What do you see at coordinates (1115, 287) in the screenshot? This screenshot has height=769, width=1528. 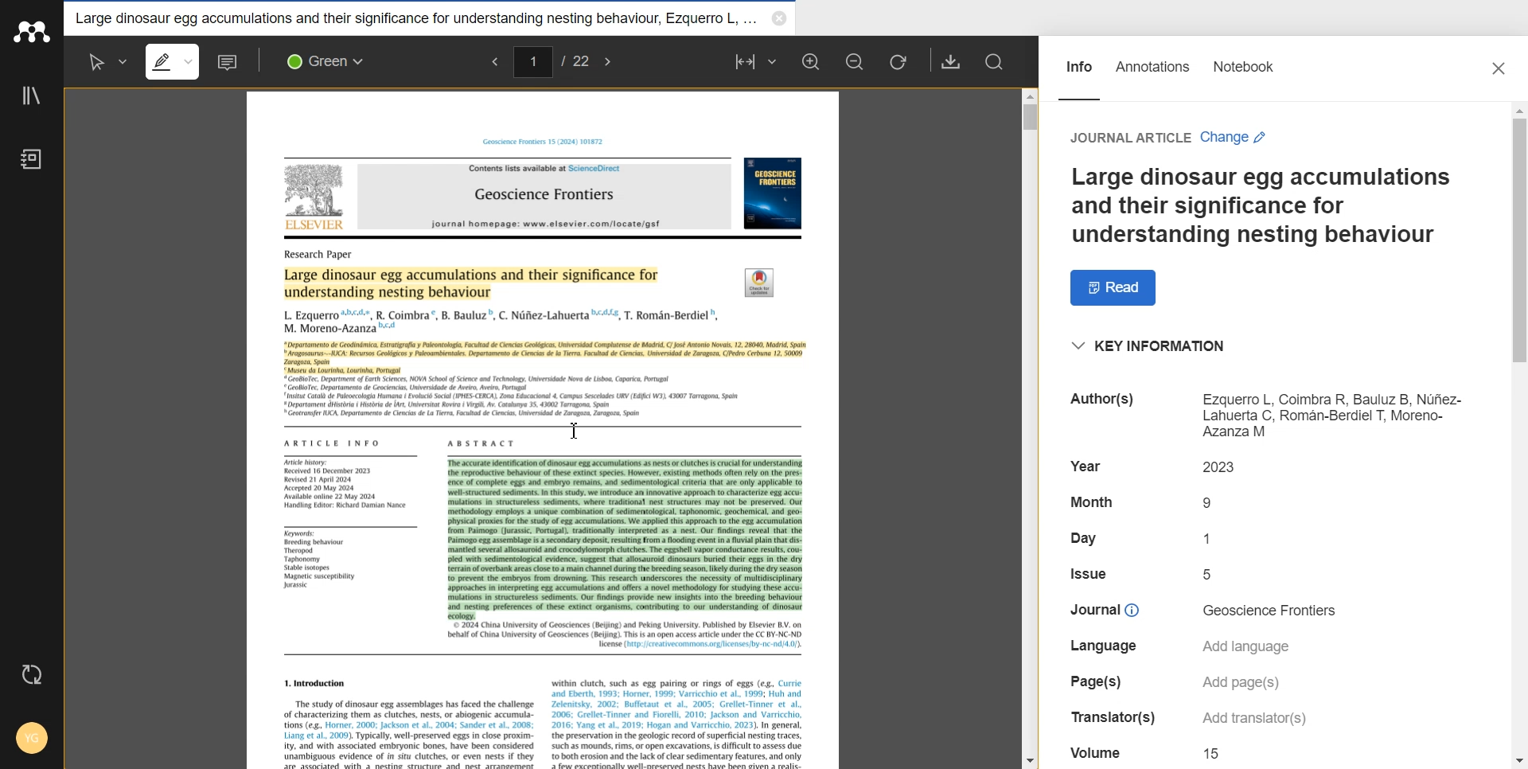 I see `Read` at bounding box center [1115, 287].